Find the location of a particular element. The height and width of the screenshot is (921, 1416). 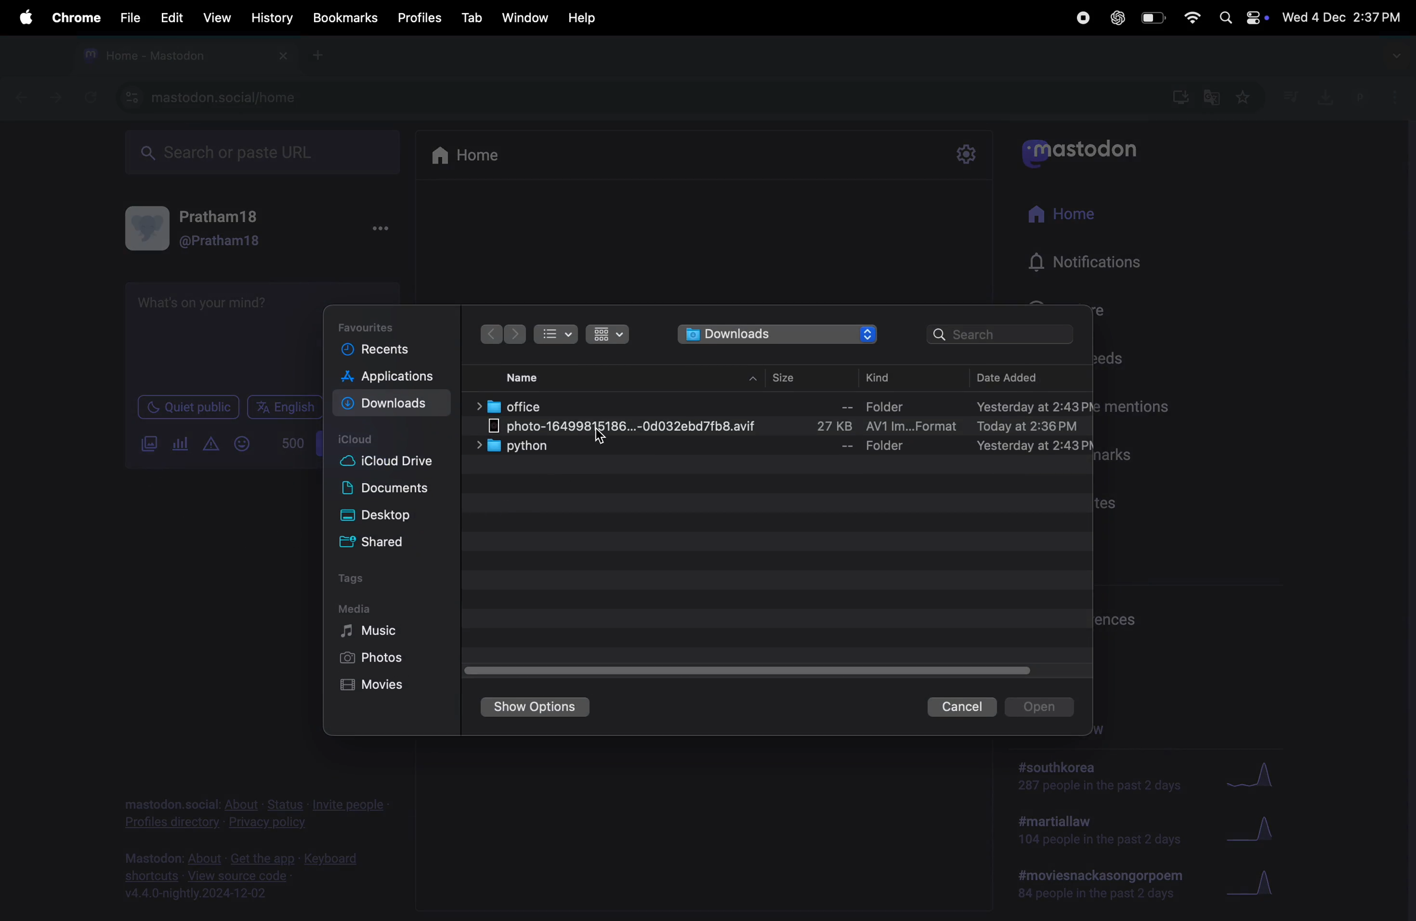

image is located at coordinates (150, 444).